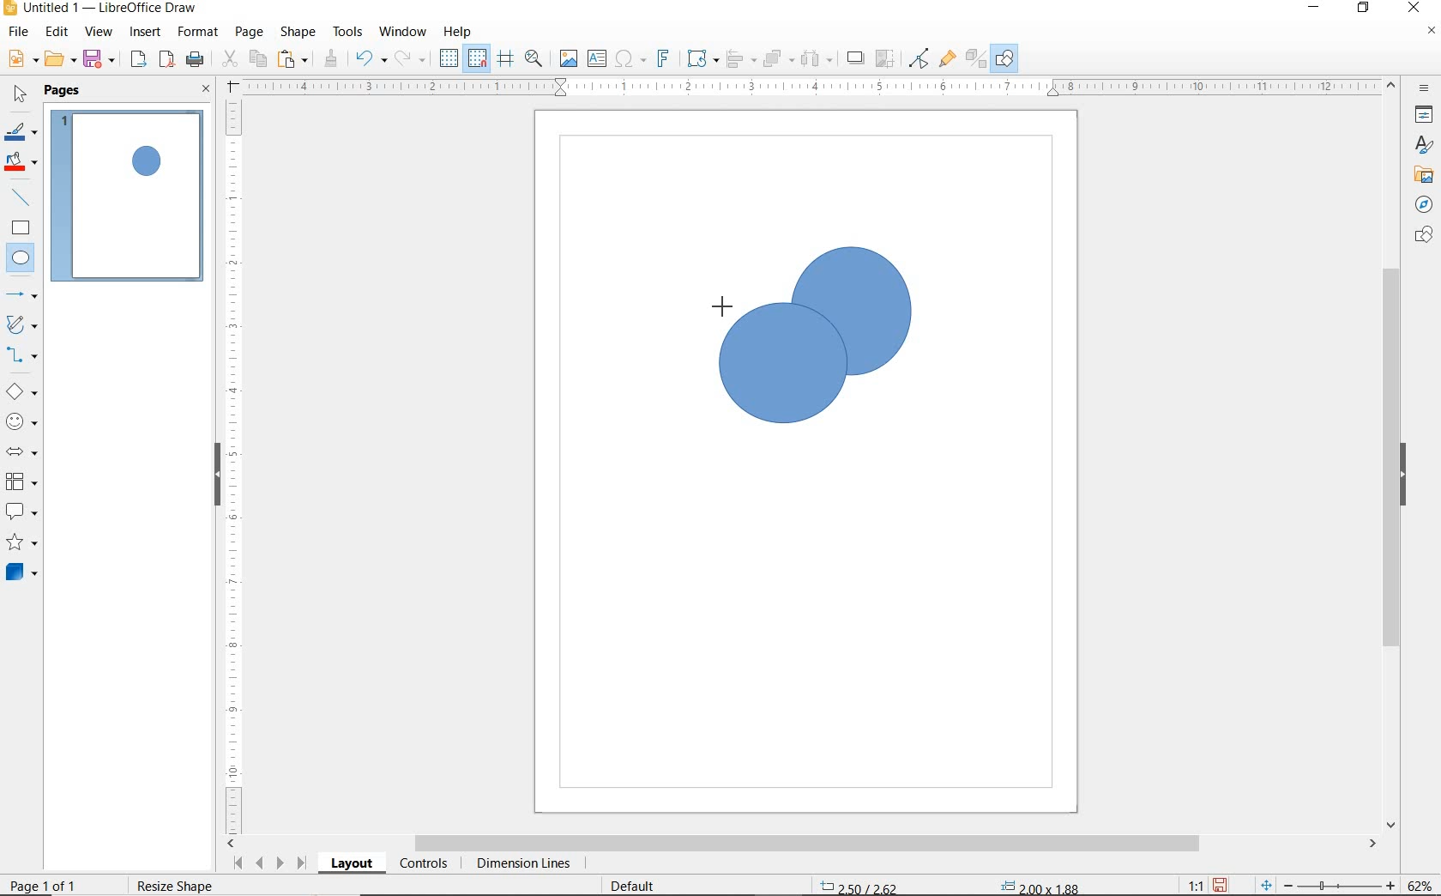  Describe the element at coordinates (21, 230) in the screenshot. I see `RECTANGLE` at that location.